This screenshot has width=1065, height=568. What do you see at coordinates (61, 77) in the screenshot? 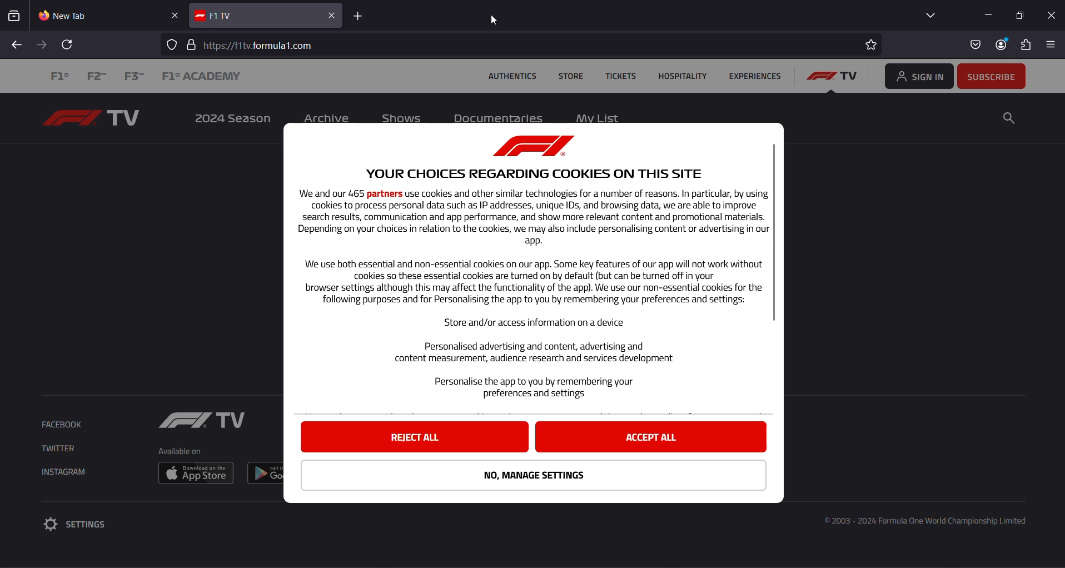
I see `f1` at bounding box center [61, 77].